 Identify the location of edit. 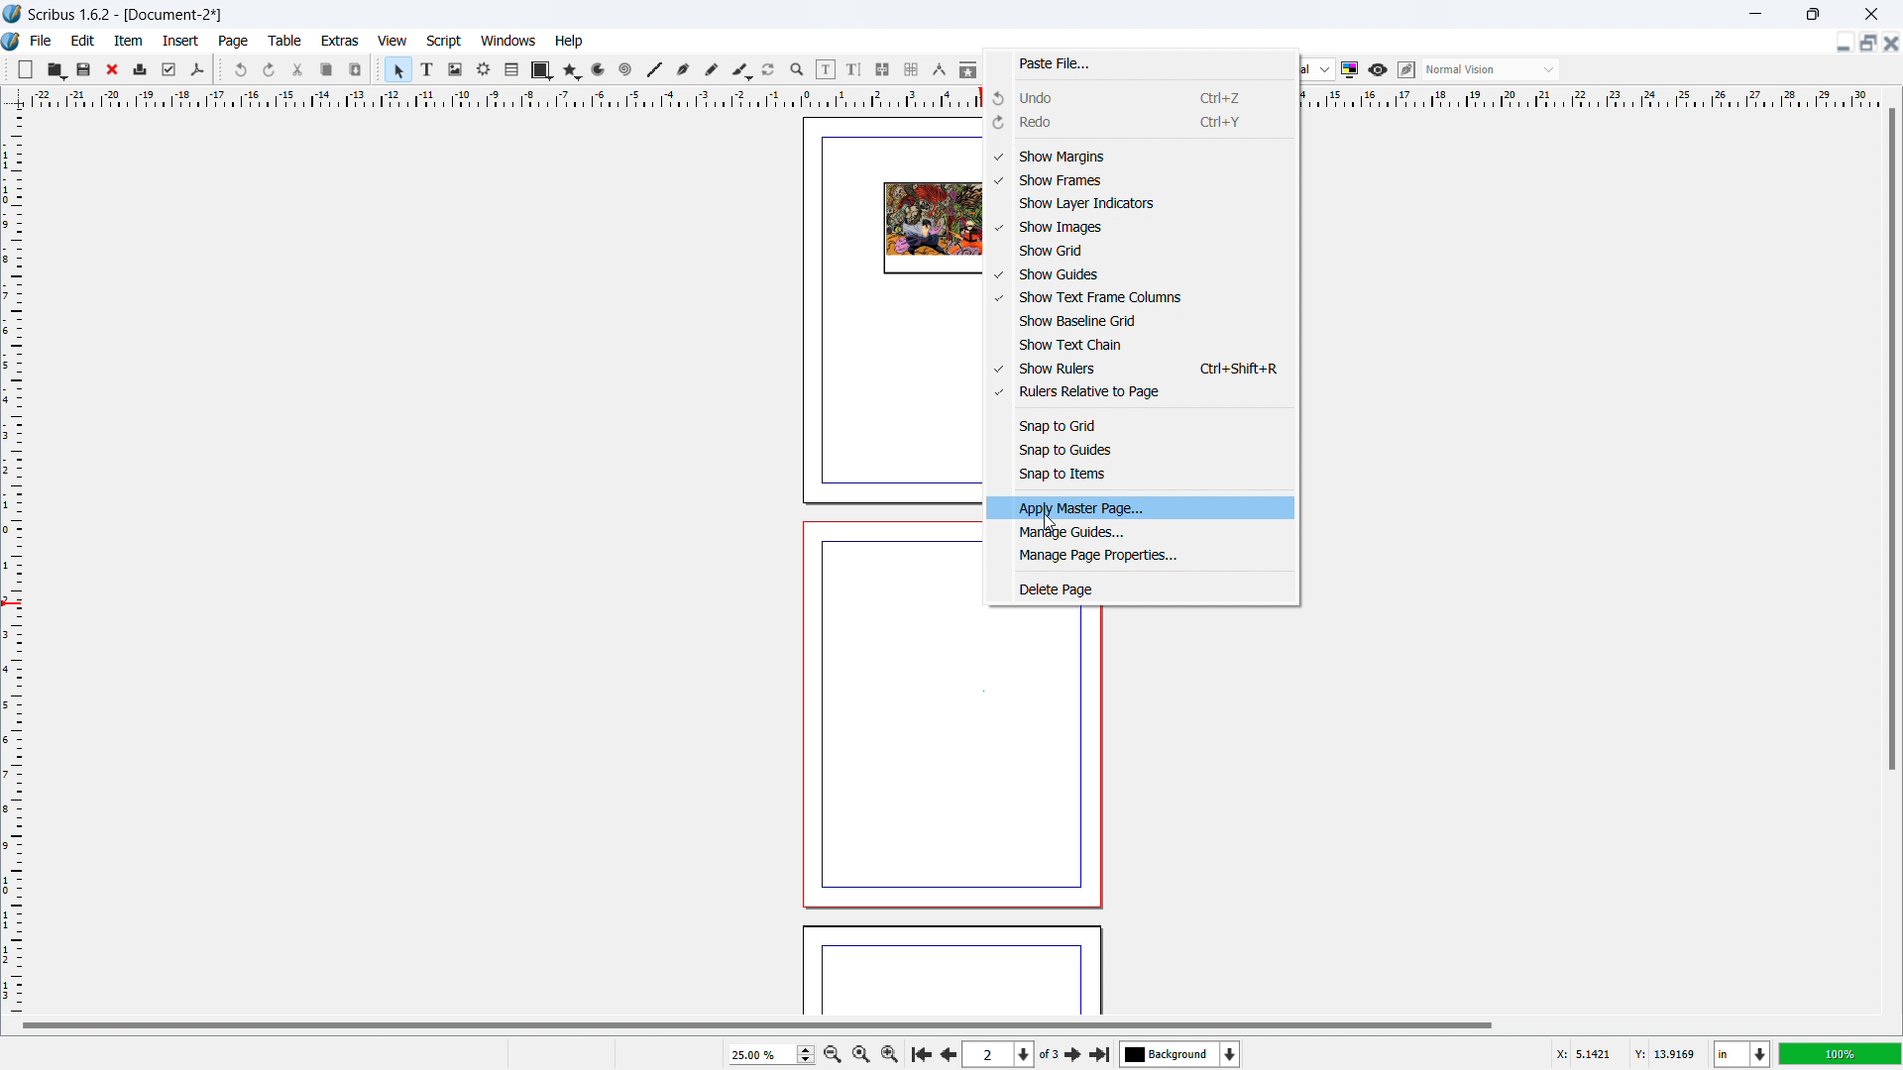
(83, 41).